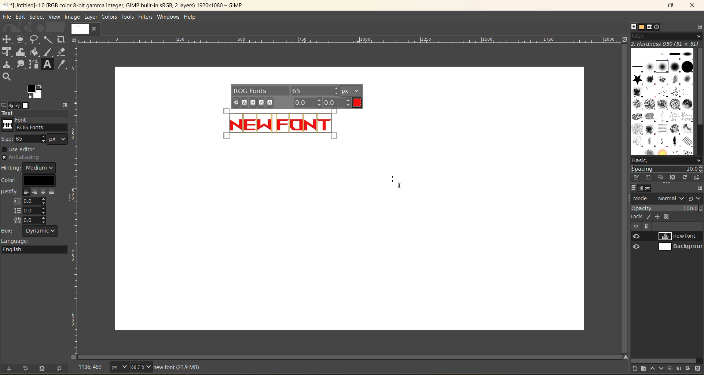  I want to click on image, so click(78, 29).